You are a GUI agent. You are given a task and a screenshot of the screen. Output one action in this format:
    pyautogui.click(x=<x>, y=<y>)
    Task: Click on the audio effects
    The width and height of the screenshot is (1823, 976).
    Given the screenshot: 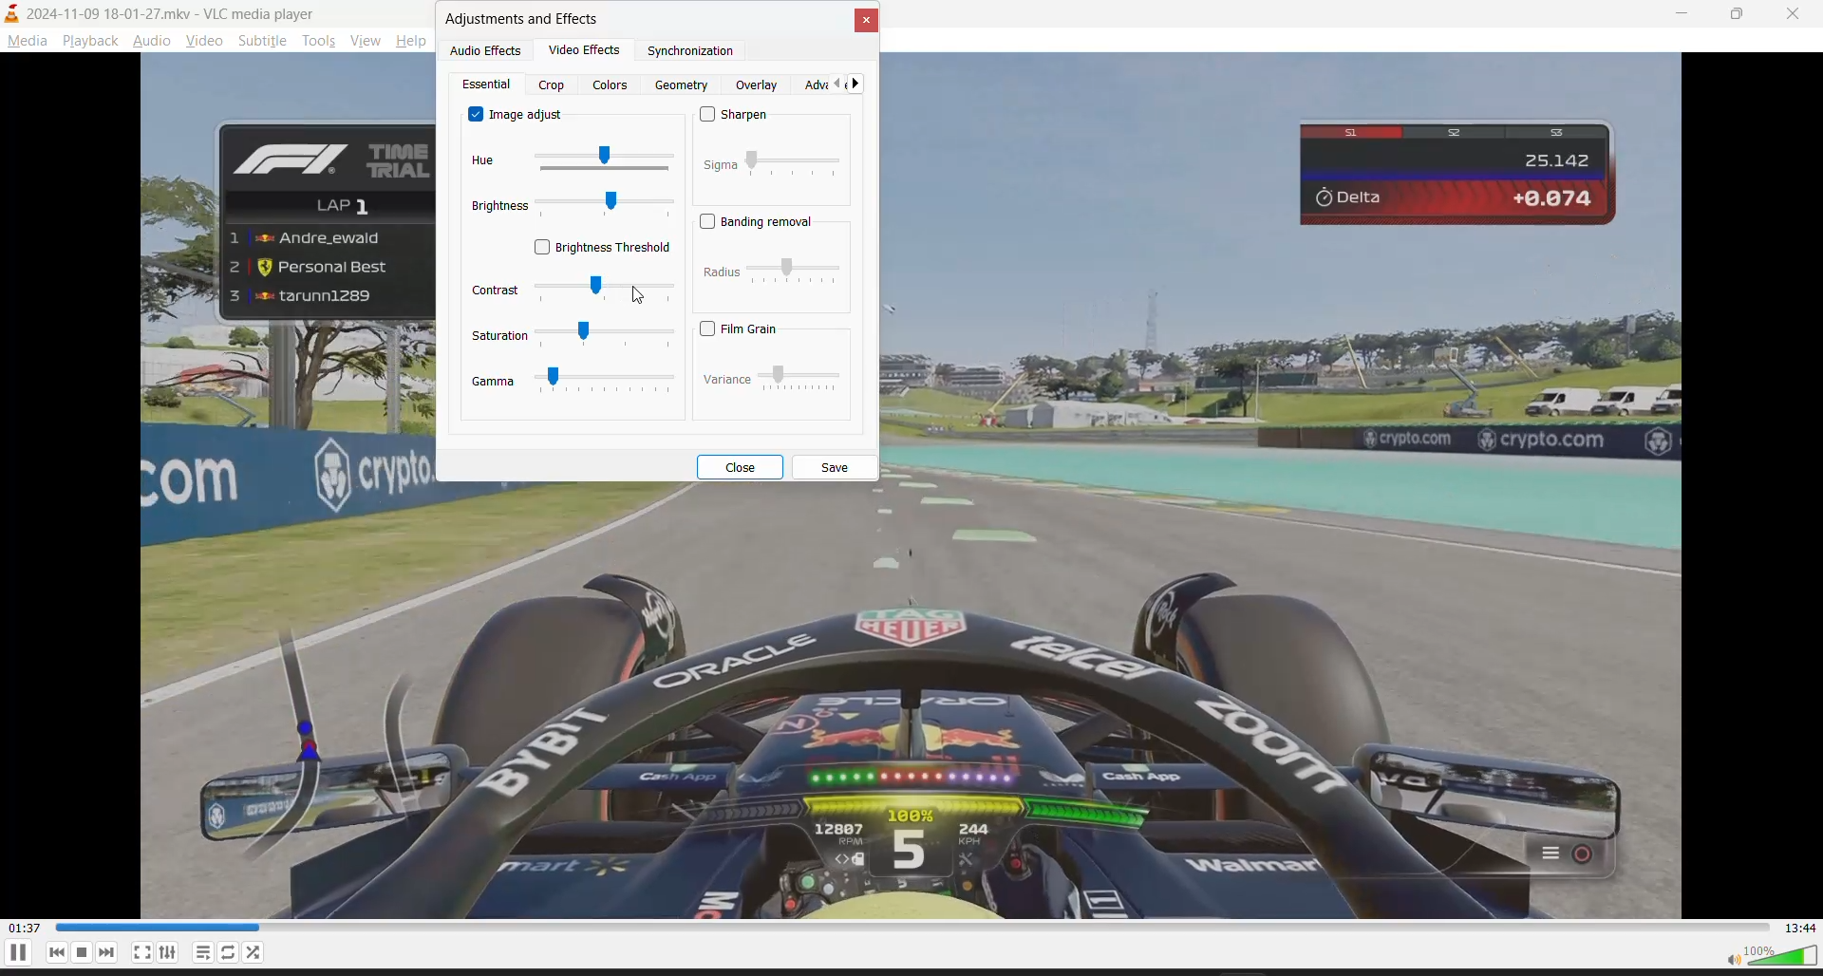 What is the action you would take?
    pyautogui.click(x=486, y=50)
    